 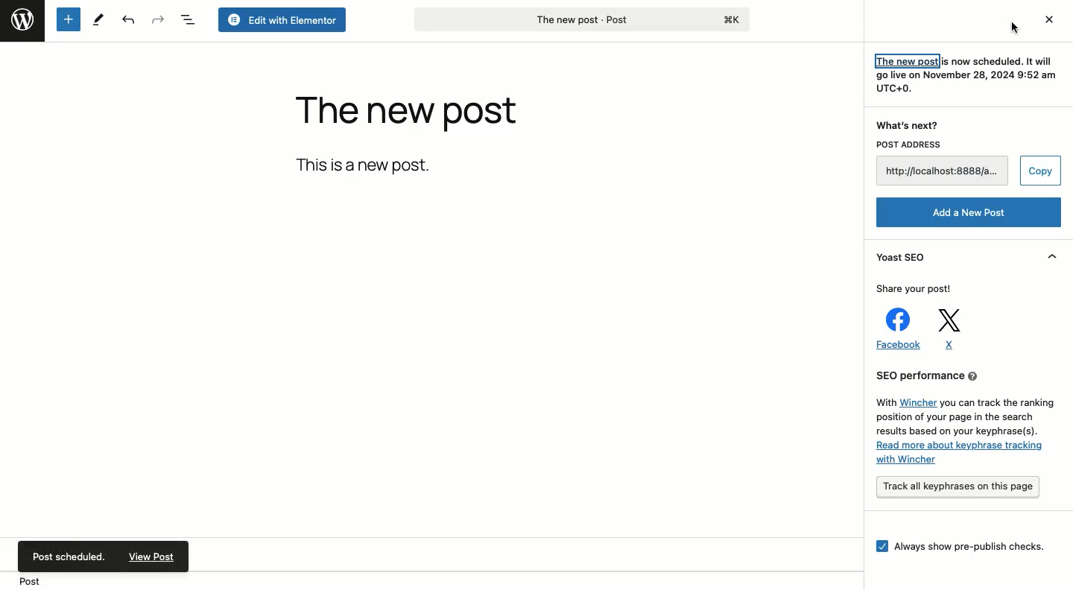 I want to click on Collapse, so click(x=1049, y=257).